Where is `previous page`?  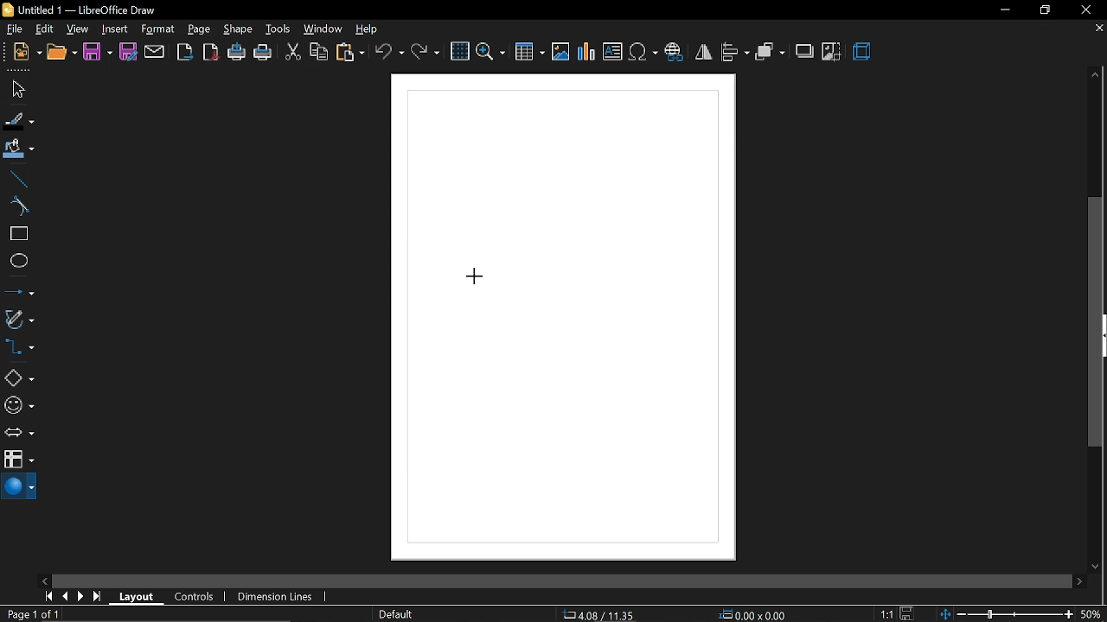 previous page is located at coordinates (67, 596).